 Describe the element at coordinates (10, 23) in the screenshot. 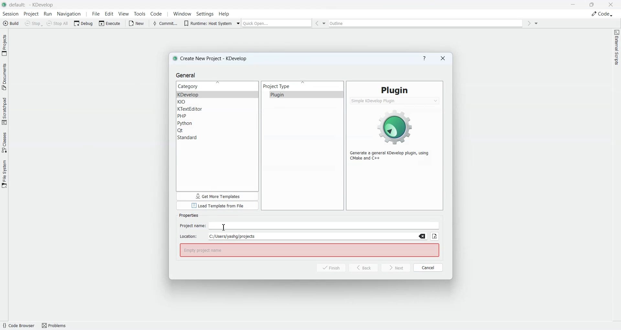

I see `Build` at that location.